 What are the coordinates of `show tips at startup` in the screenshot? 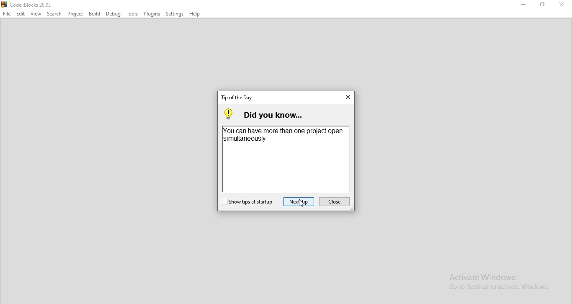 It's located at (247, 202).